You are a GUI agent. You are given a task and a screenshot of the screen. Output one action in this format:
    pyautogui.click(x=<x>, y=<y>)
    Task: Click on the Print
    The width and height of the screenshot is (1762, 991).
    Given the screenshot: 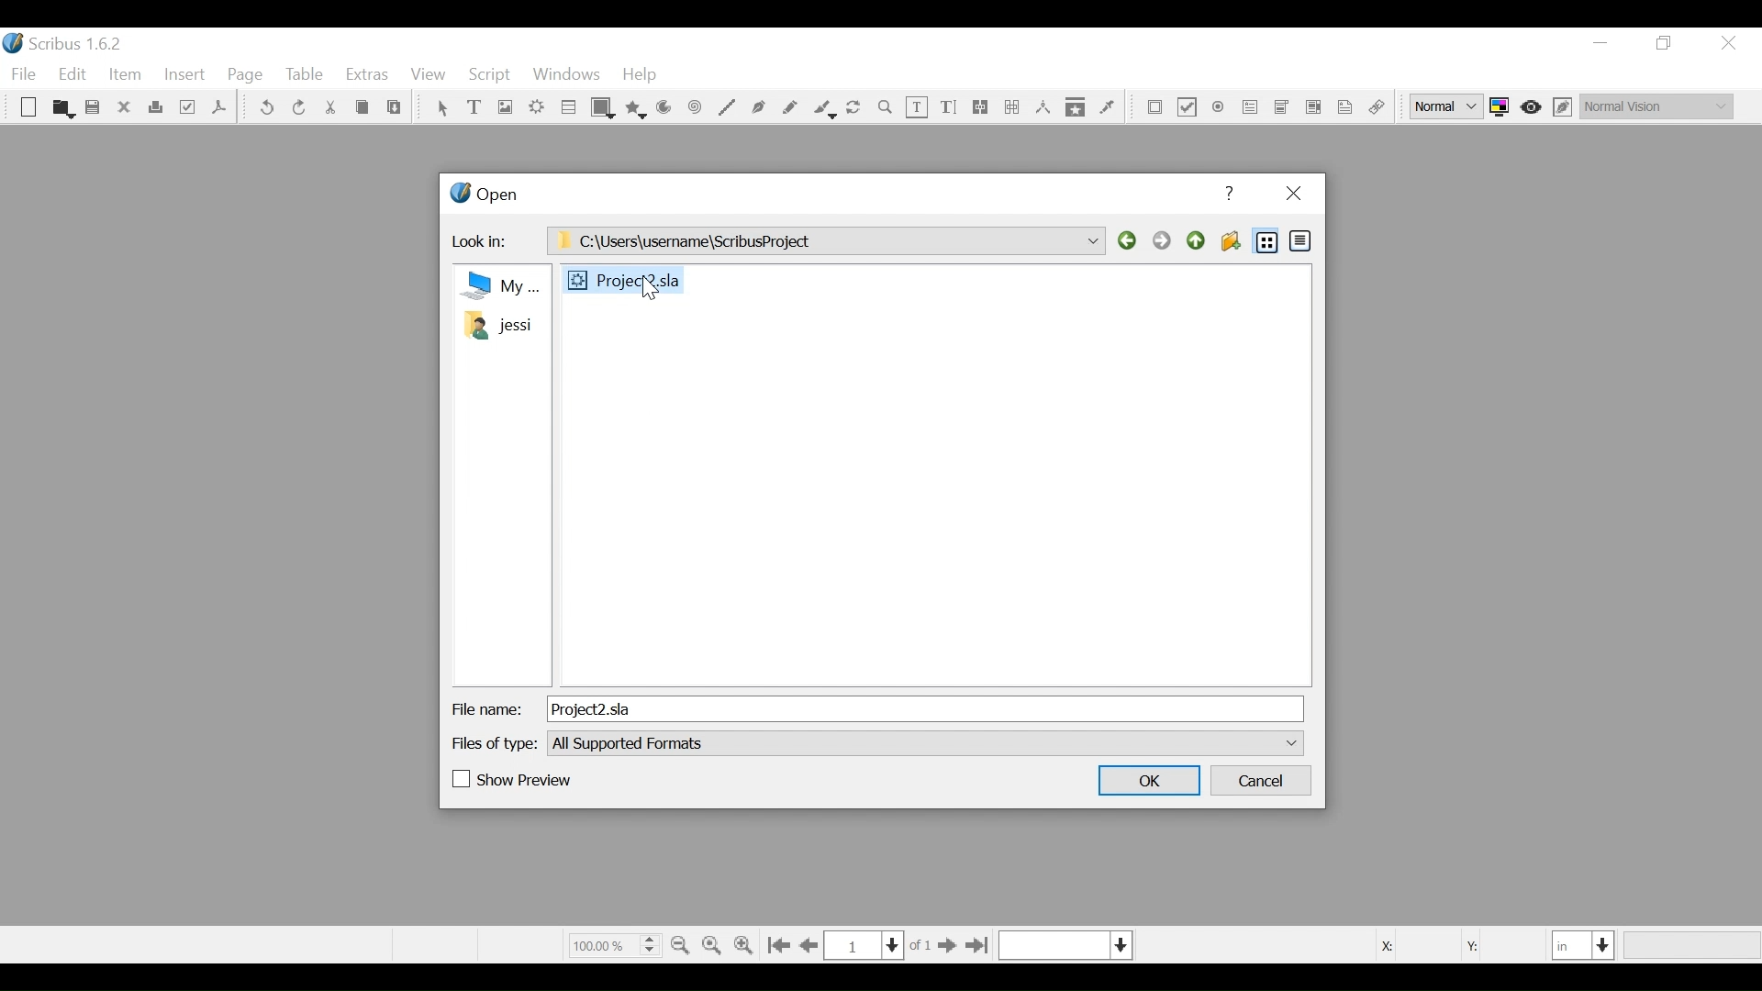 What is the action you would take?
    pyautogui.click(x=156, y=108)
    